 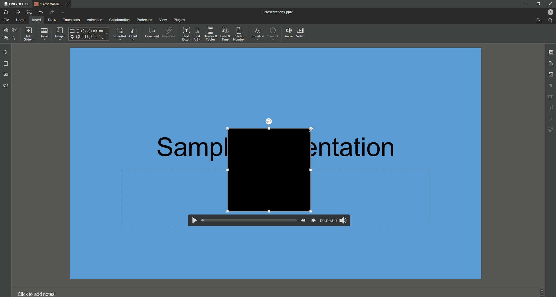 I want to click on Print, so click(x=17, y=12).